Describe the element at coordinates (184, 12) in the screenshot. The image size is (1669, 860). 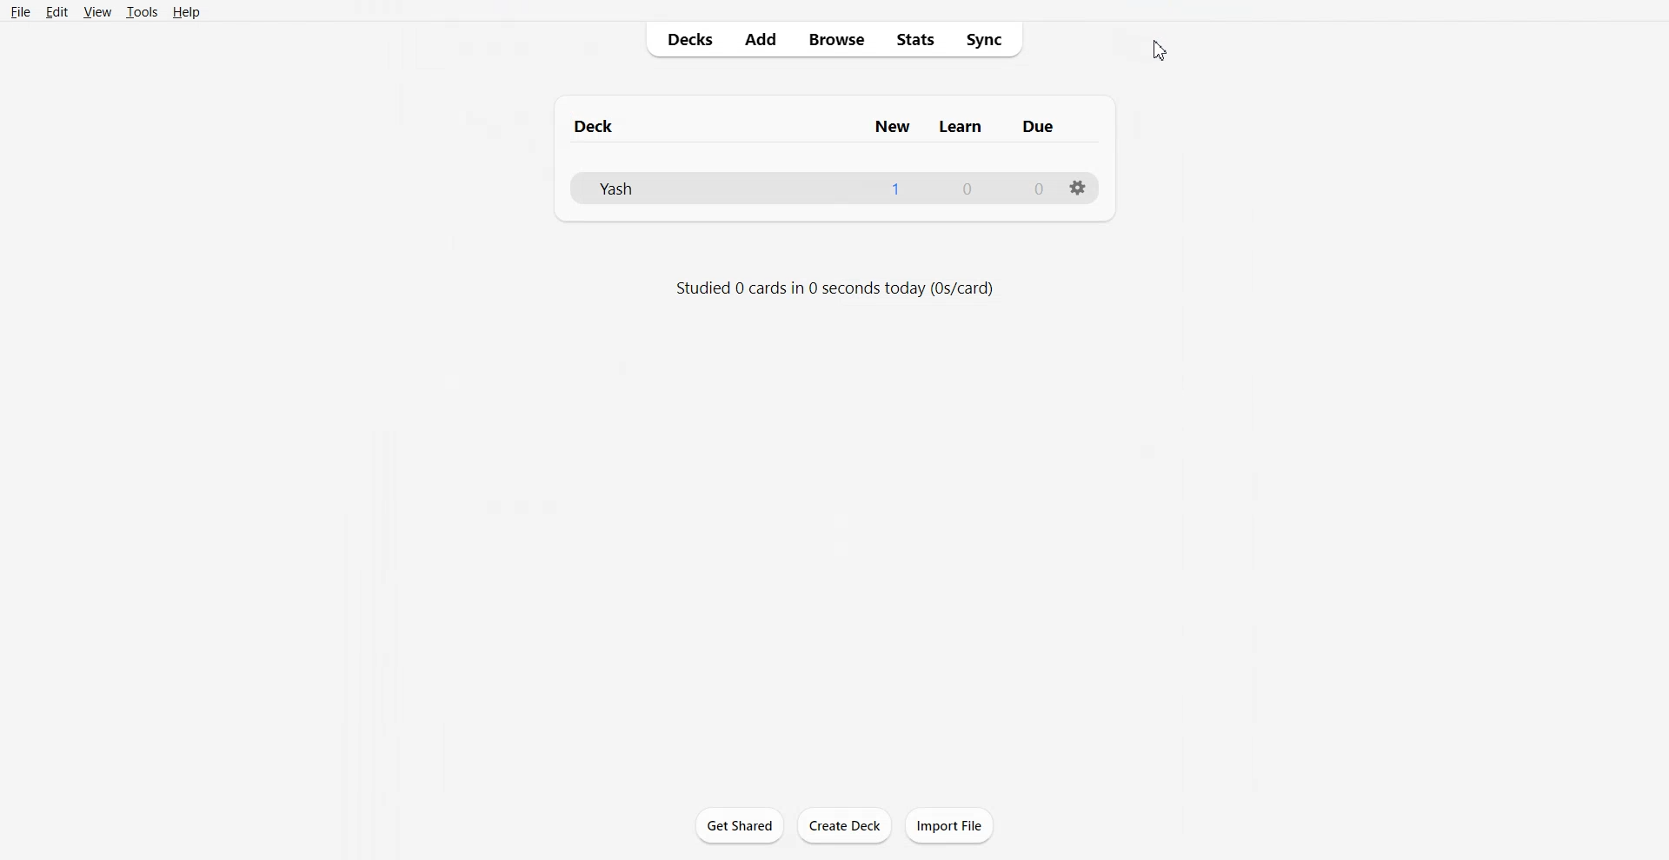
I see `Help` at that location.